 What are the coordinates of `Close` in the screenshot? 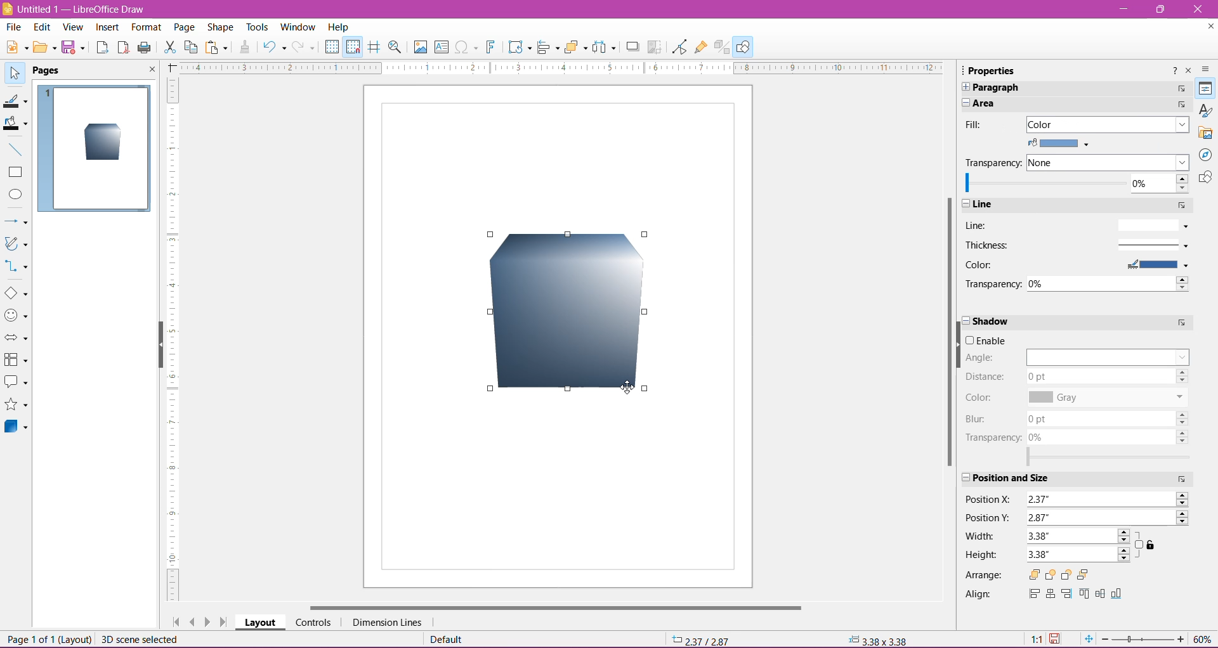 It's located at (1198, 10).